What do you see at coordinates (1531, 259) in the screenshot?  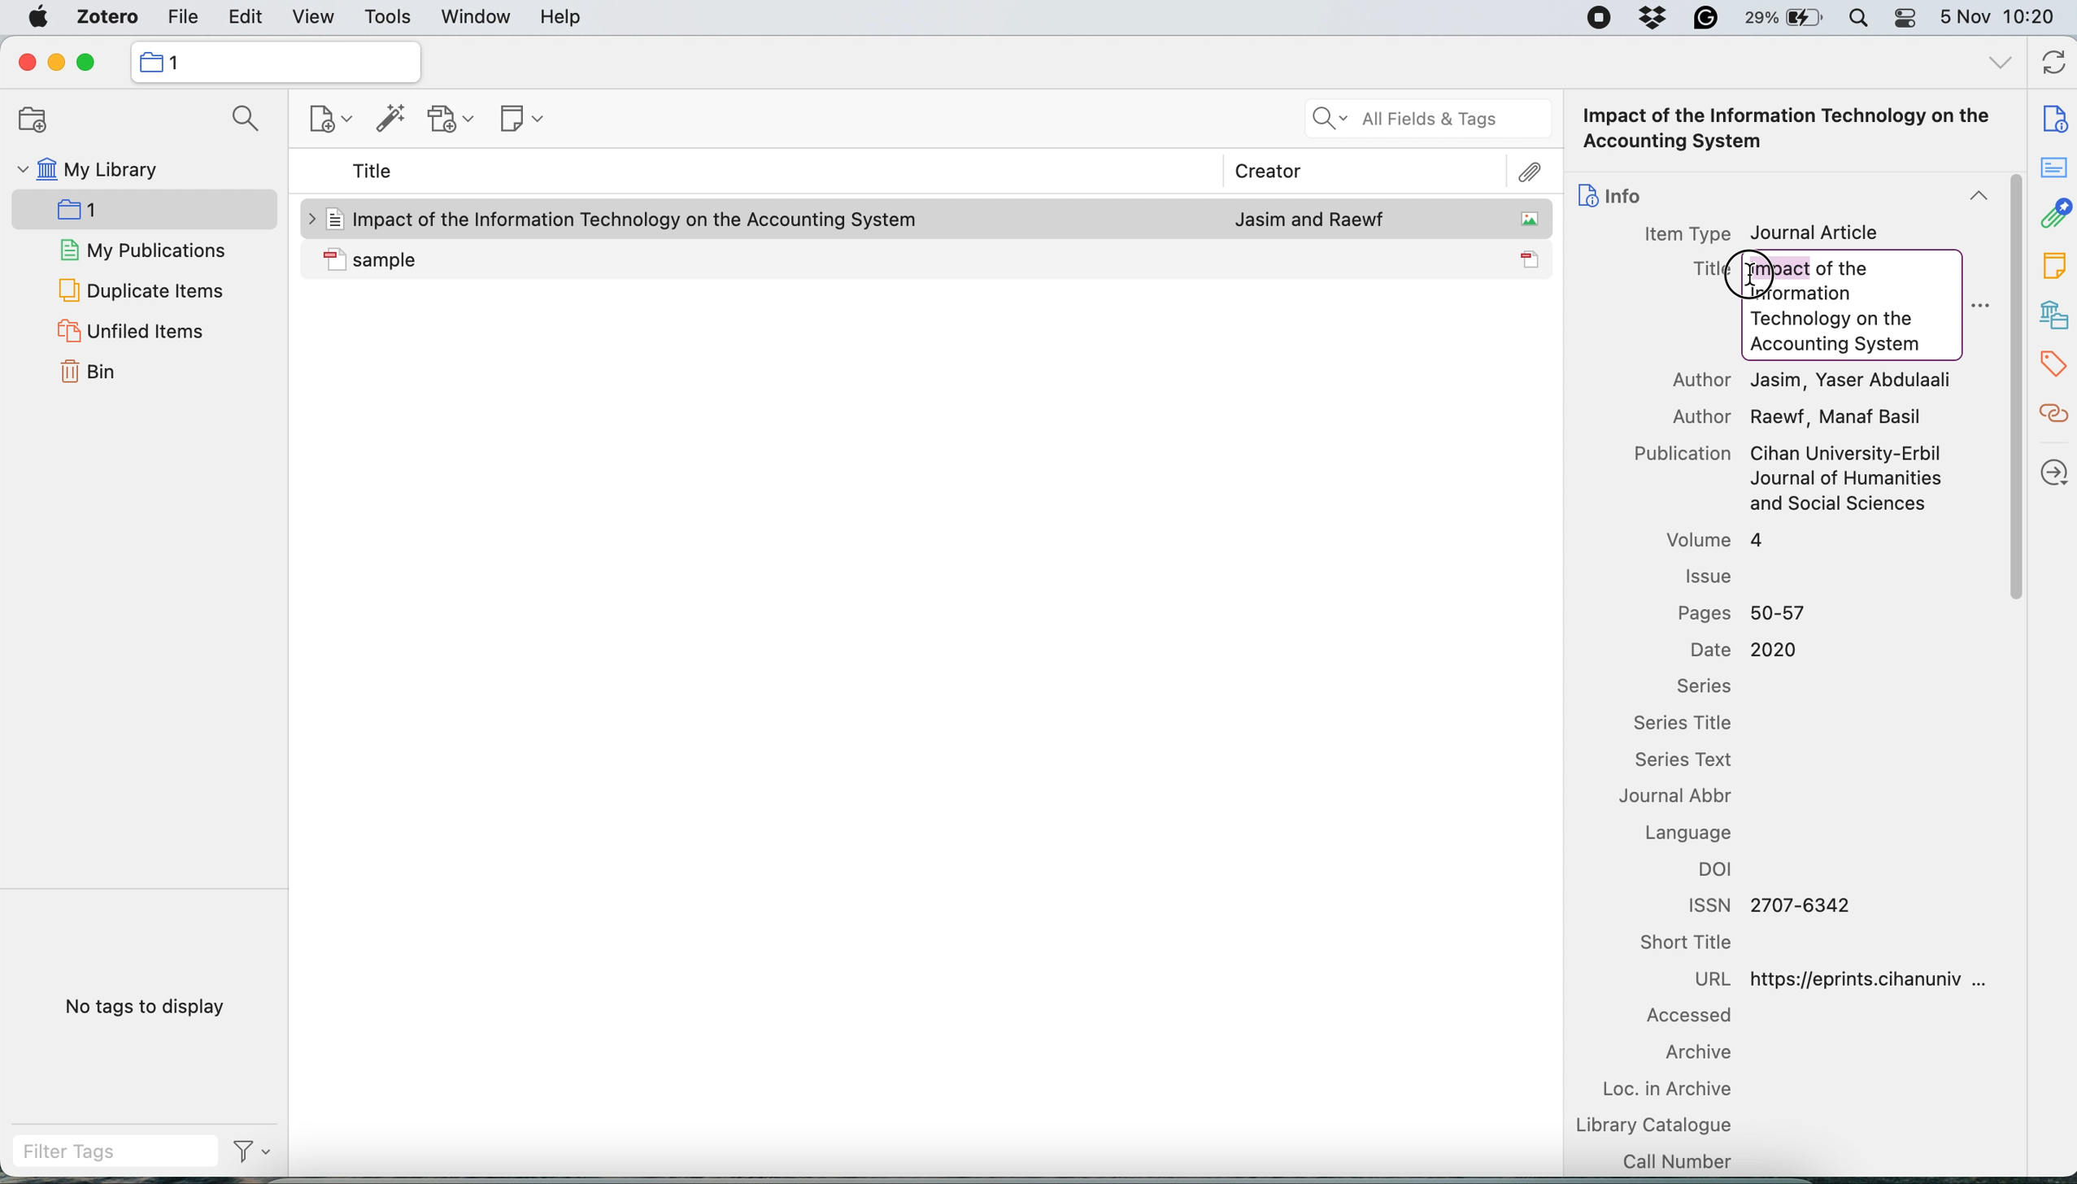 I see `icon` at bounding box center [1531, 259].